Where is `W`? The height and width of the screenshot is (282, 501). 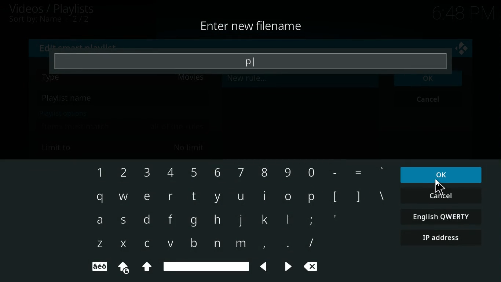
W is located at coordinates (122, 196).